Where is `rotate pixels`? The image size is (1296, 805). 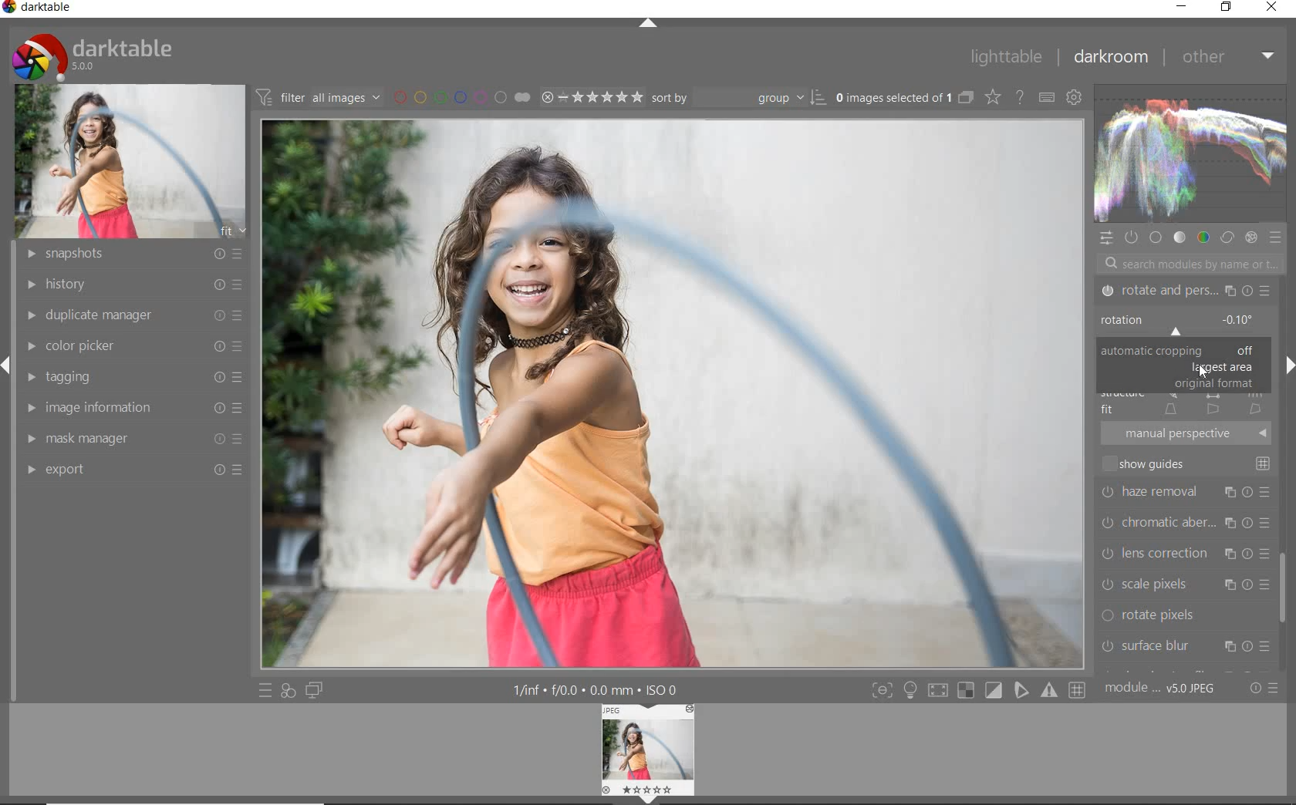 rotate pixels is located at coordinates (1183, 616).